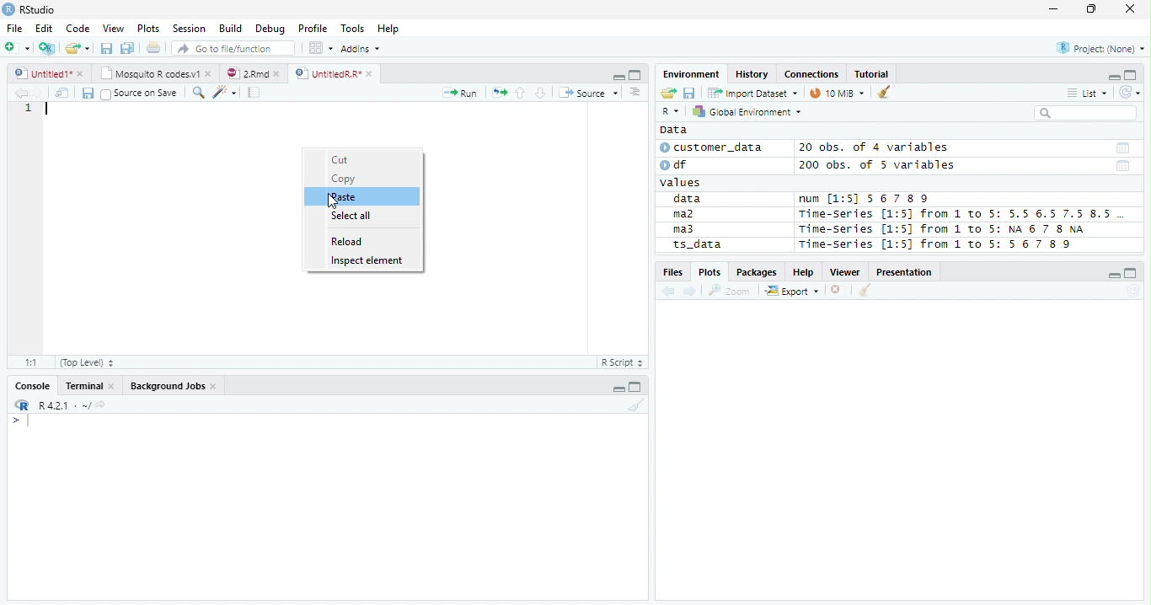  Describe the element at coordinates (89, 388) in the screenshot. I see `Terminal` at that location.